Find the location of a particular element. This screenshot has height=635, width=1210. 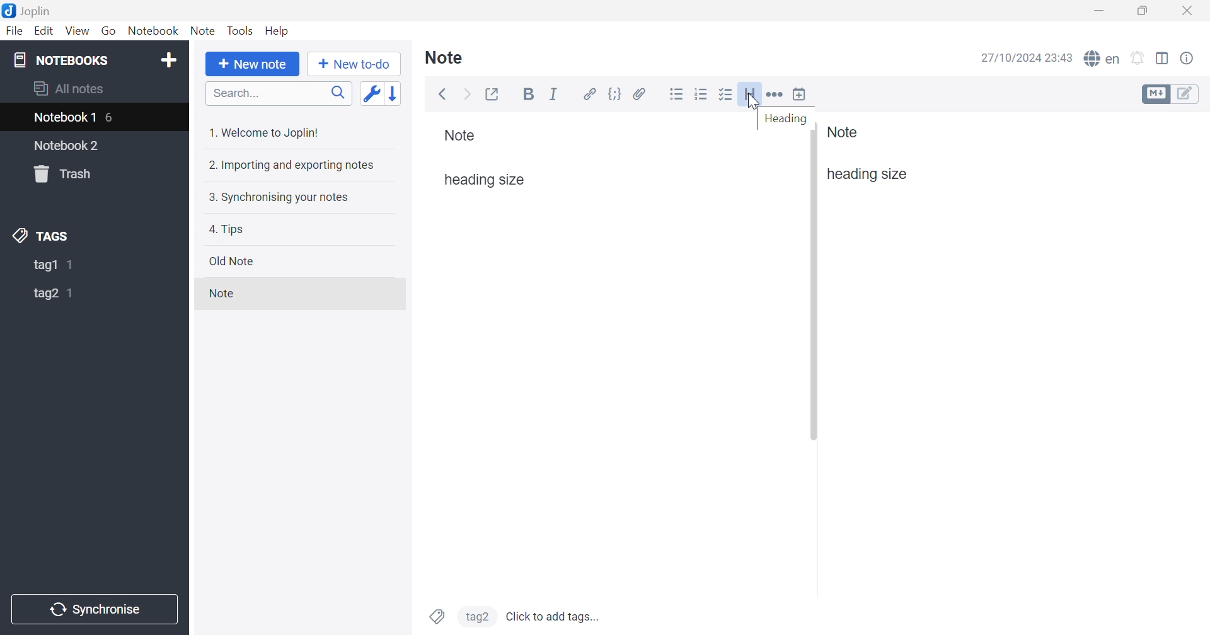

Toggle sort order field: custom -> updated date is located at coordinates (370, 93).